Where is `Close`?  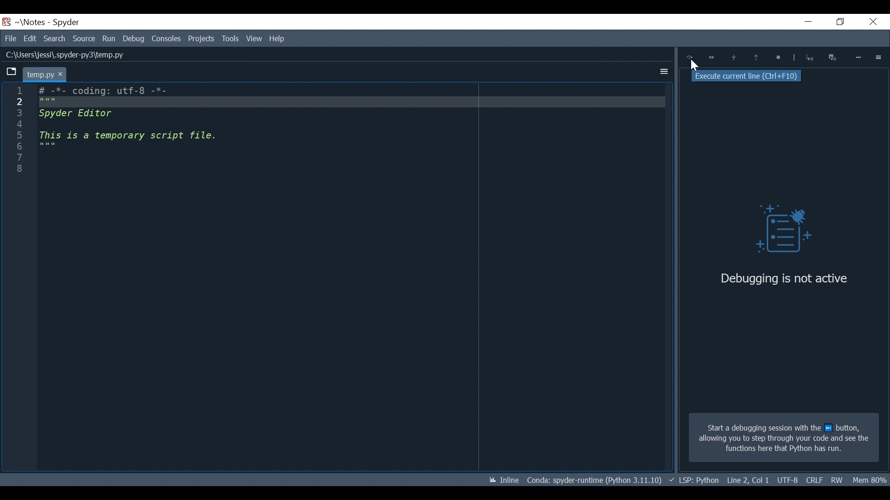
Close is located at coordinates (871, 23).